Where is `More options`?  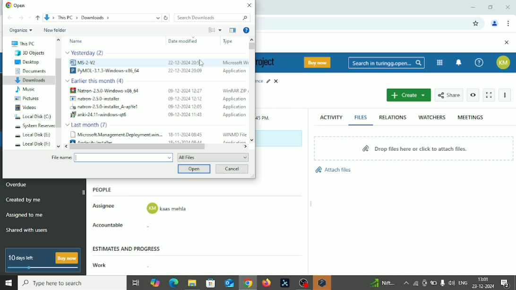
More options is located at coordinates (220, 30).